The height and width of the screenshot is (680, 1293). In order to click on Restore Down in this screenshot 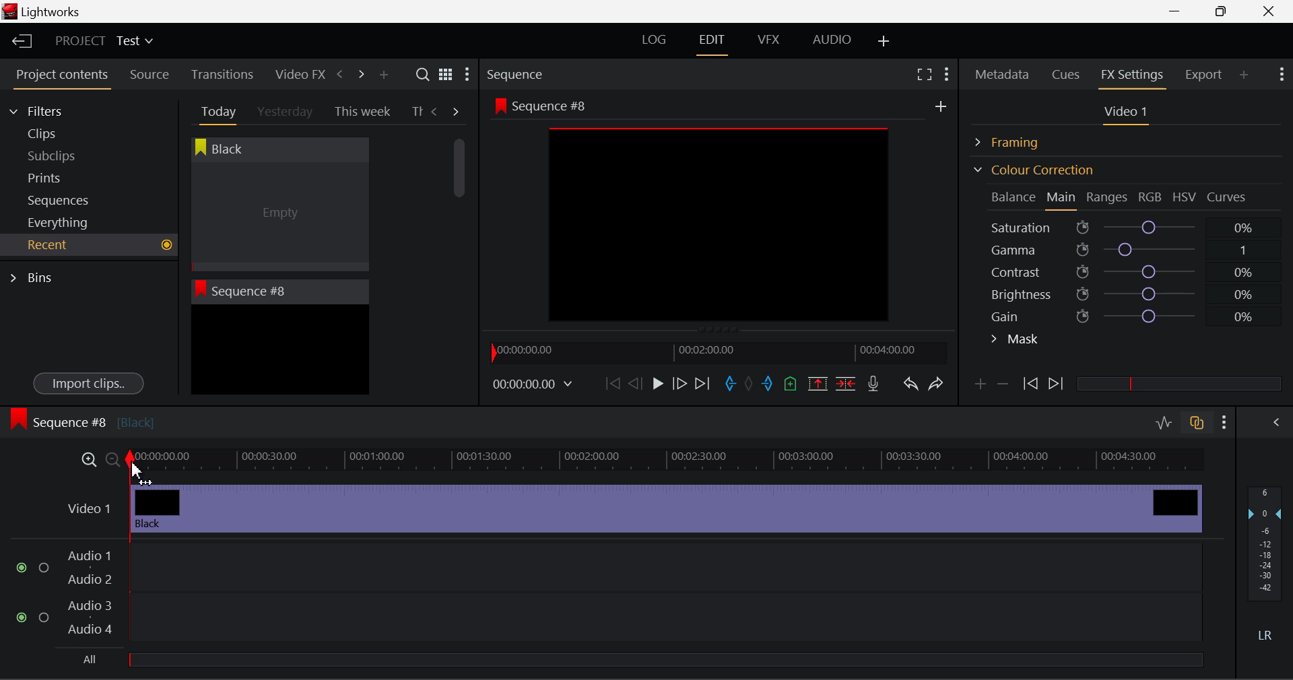, I will do `click(1179, 11)`.